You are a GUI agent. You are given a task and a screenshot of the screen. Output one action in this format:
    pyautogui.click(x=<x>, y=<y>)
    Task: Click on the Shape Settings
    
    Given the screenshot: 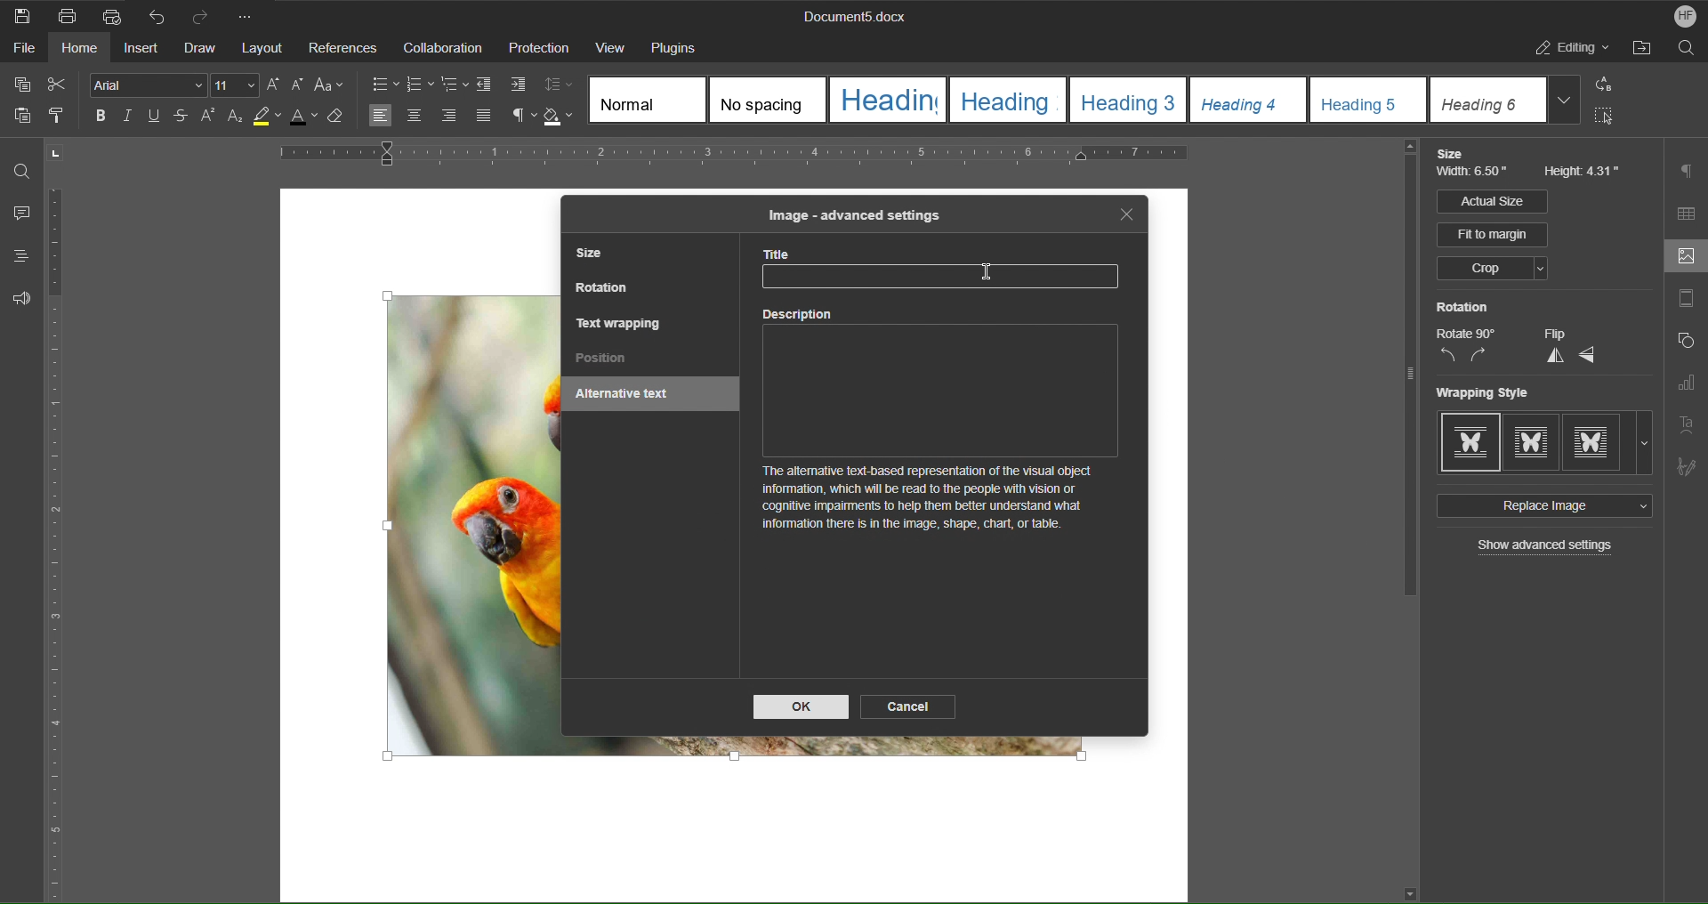 What is the action you would take?
    pyautogui.click(x=1685, y=344)
    